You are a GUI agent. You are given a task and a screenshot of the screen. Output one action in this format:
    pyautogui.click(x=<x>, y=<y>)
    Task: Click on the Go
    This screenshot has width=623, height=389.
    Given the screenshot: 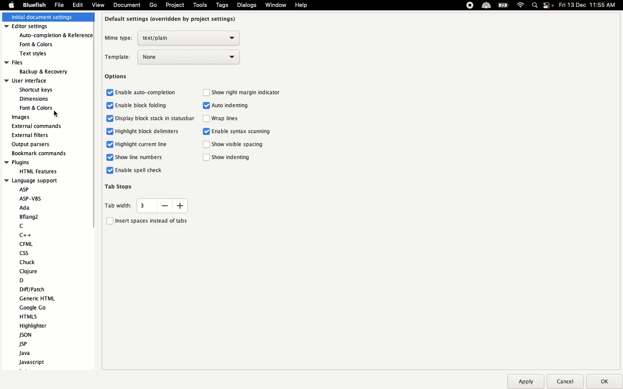 What is the action you would take?
    pyautogui.click(x=153, y=5)
    